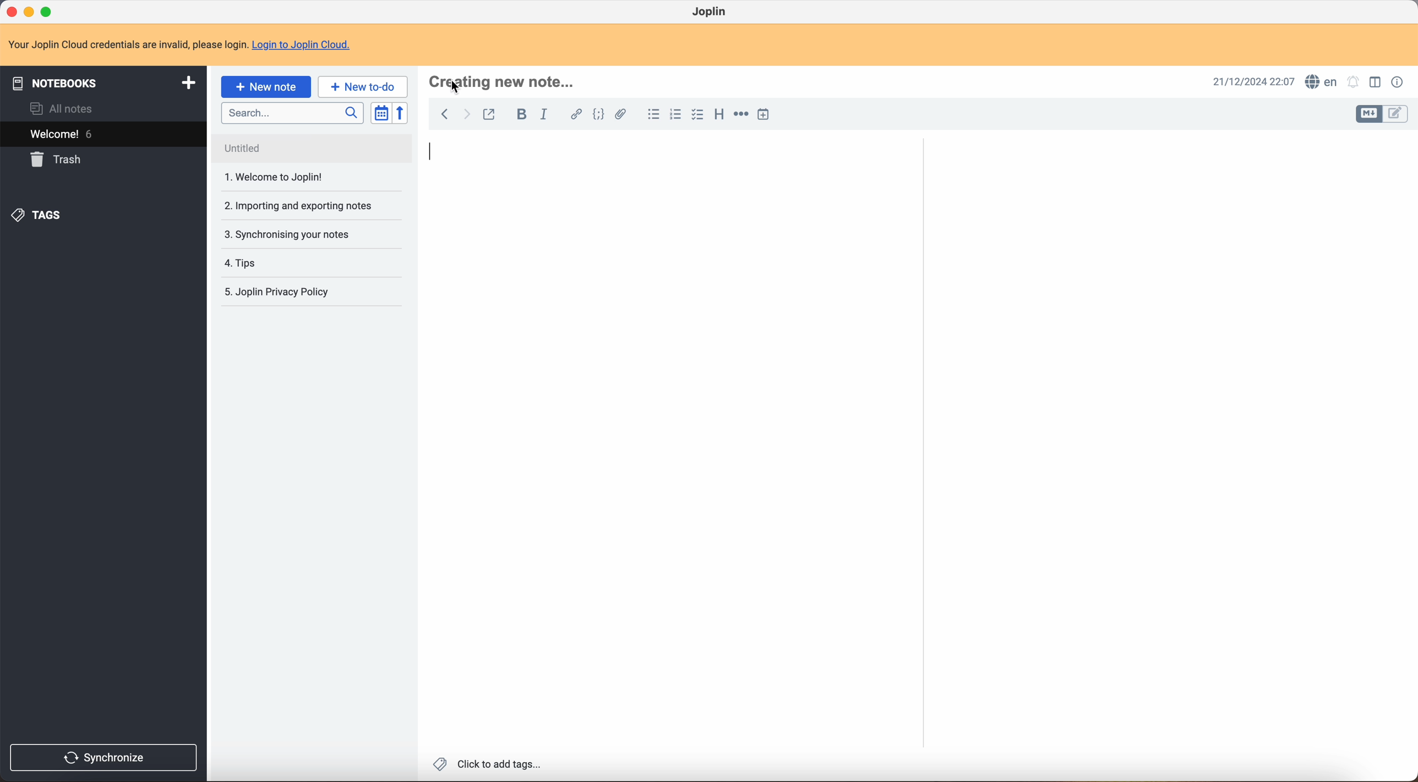 This screenshot has height=782, width=1418. Describe the element at coordinates (719, 116) in the screenshot. I see `heading` at that location.